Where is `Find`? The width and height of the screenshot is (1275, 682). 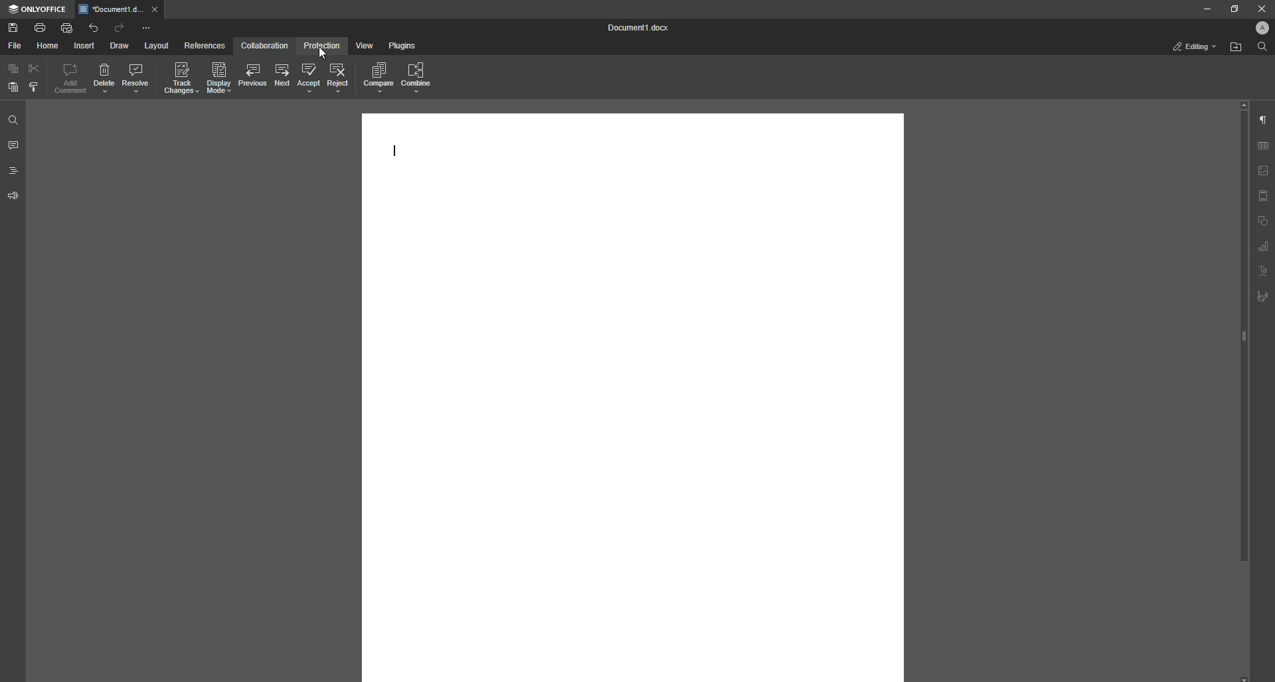
Find is located at coordinates (1264, 46).